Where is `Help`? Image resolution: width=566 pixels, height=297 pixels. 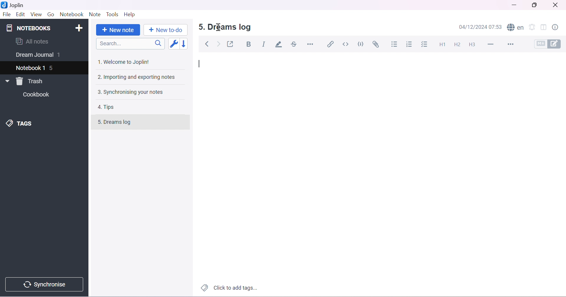 Help is located at coordinates (129, 14).